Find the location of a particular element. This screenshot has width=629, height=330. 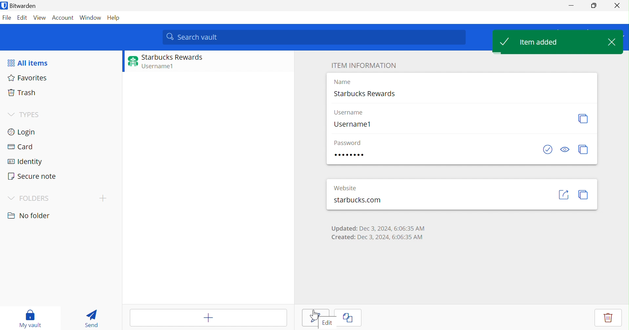

My vault is located at coordinates (32, 319).